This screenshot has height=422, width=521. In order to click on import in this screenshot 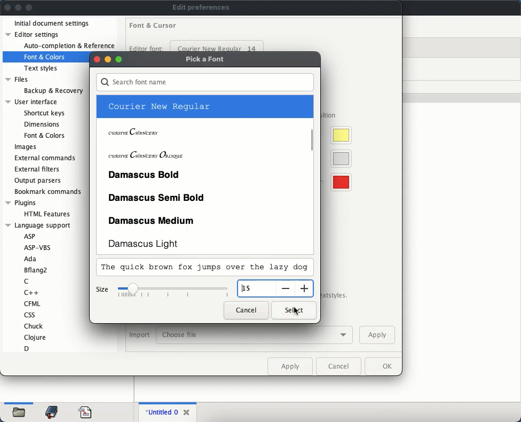, I will do `click(139, 335)`.